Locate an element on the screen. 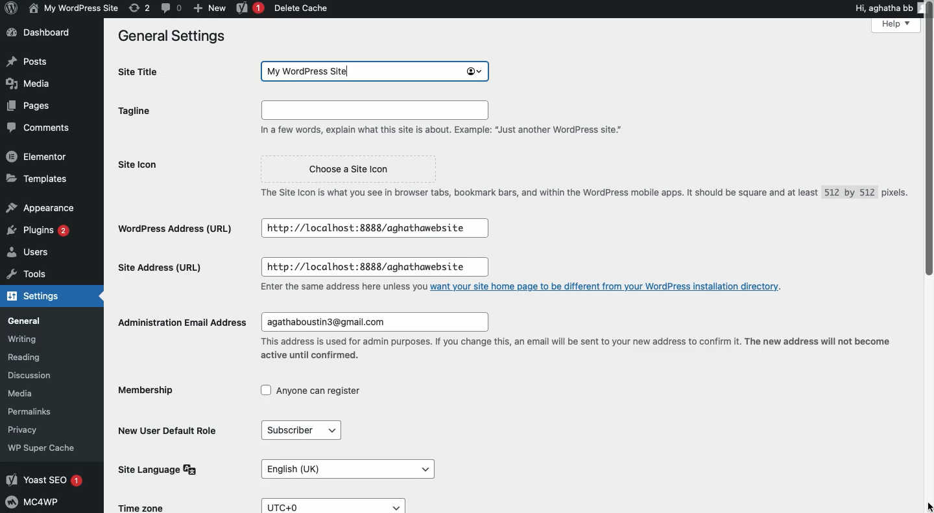 This screenshot has width=934, height=513. New user default role is located at coordinates (171, 434).